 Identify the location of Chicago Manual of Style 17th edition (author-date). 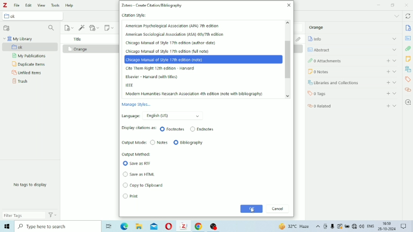
(172, 43).